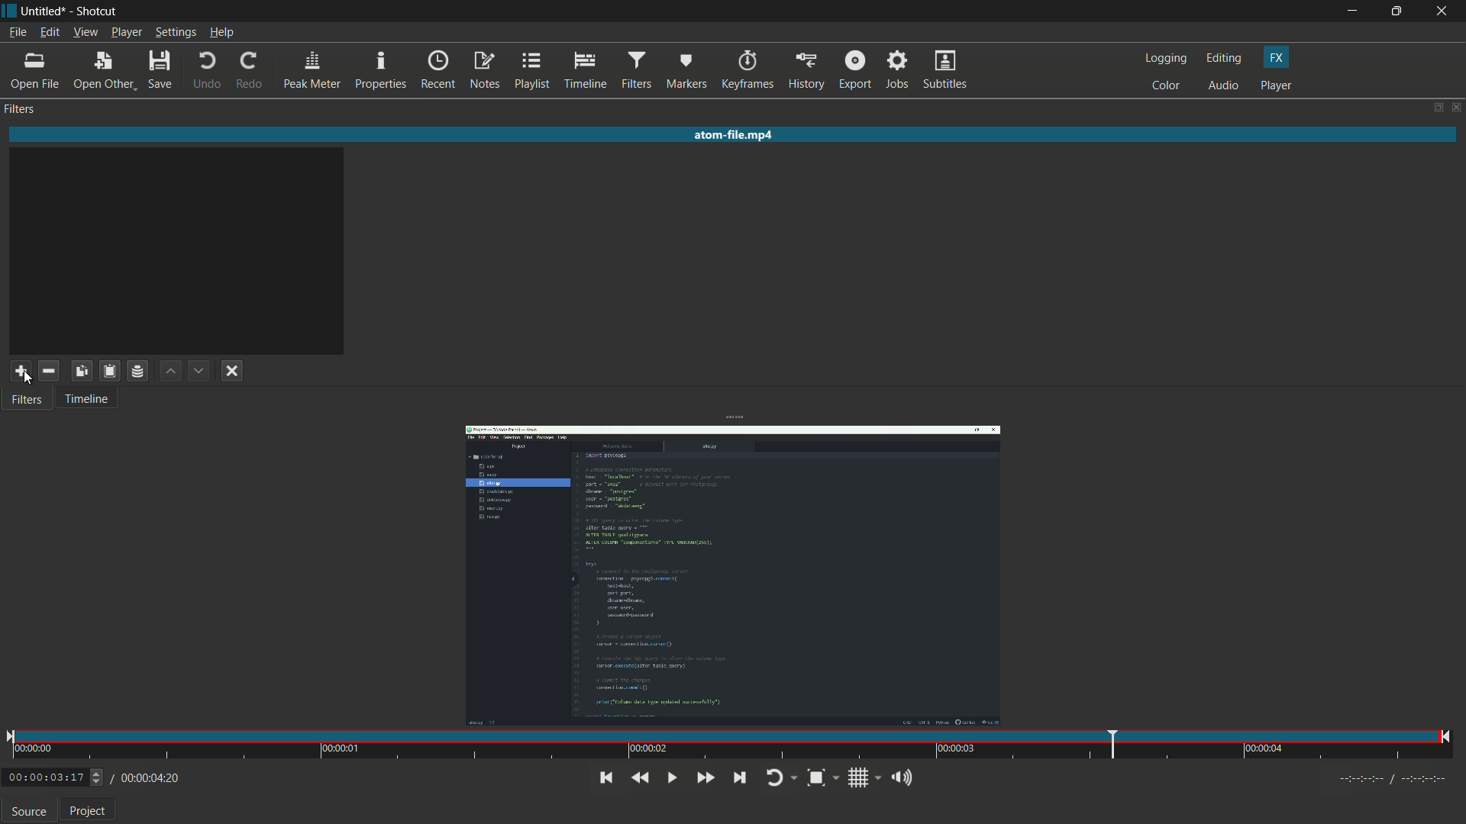  Describe the element at coordinates (381, 70) in the screenshot. I see `properties` at that location.